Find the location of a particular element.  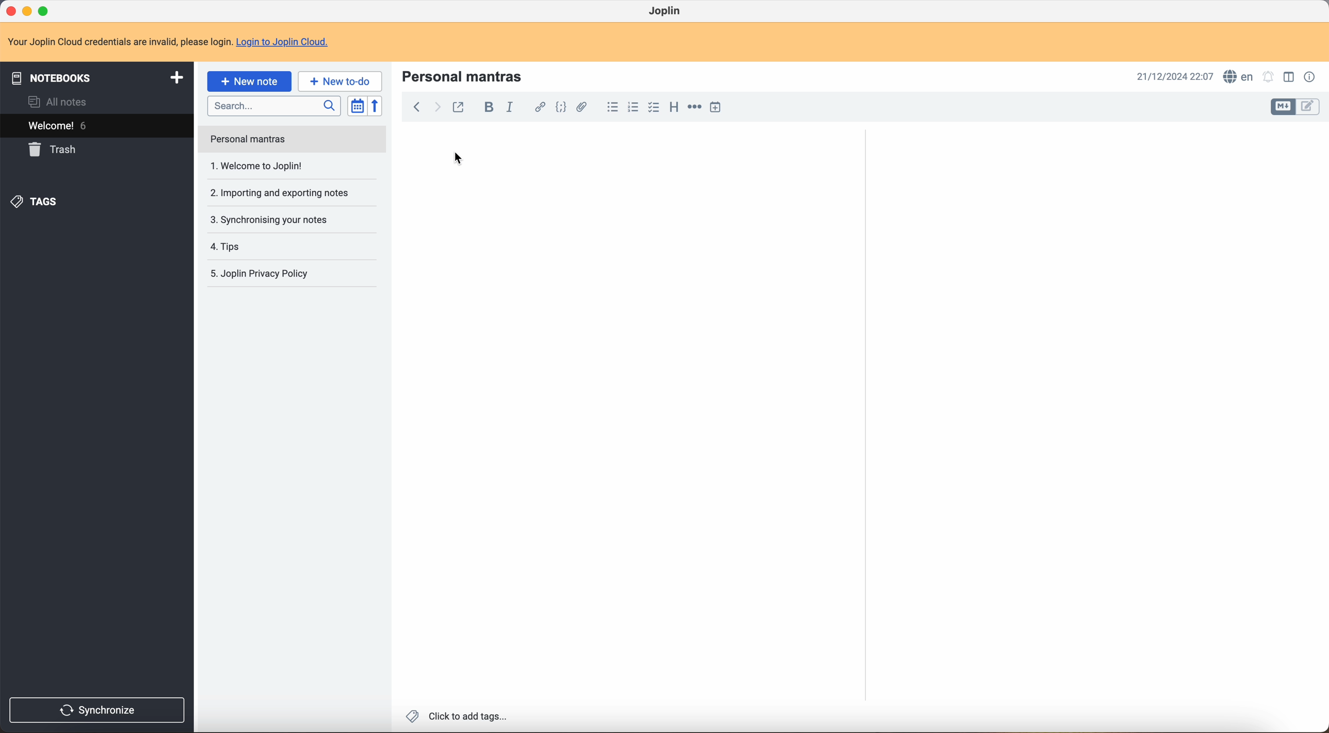

body text is located at coordinates (1092, 390).